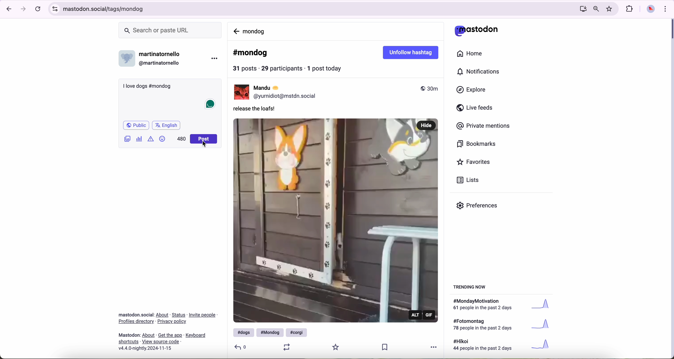 The height and width of the screenshot is (359, 674). Describe the element at coordinates (245, 69) in the screenshot. I see `31 posts` at that location.